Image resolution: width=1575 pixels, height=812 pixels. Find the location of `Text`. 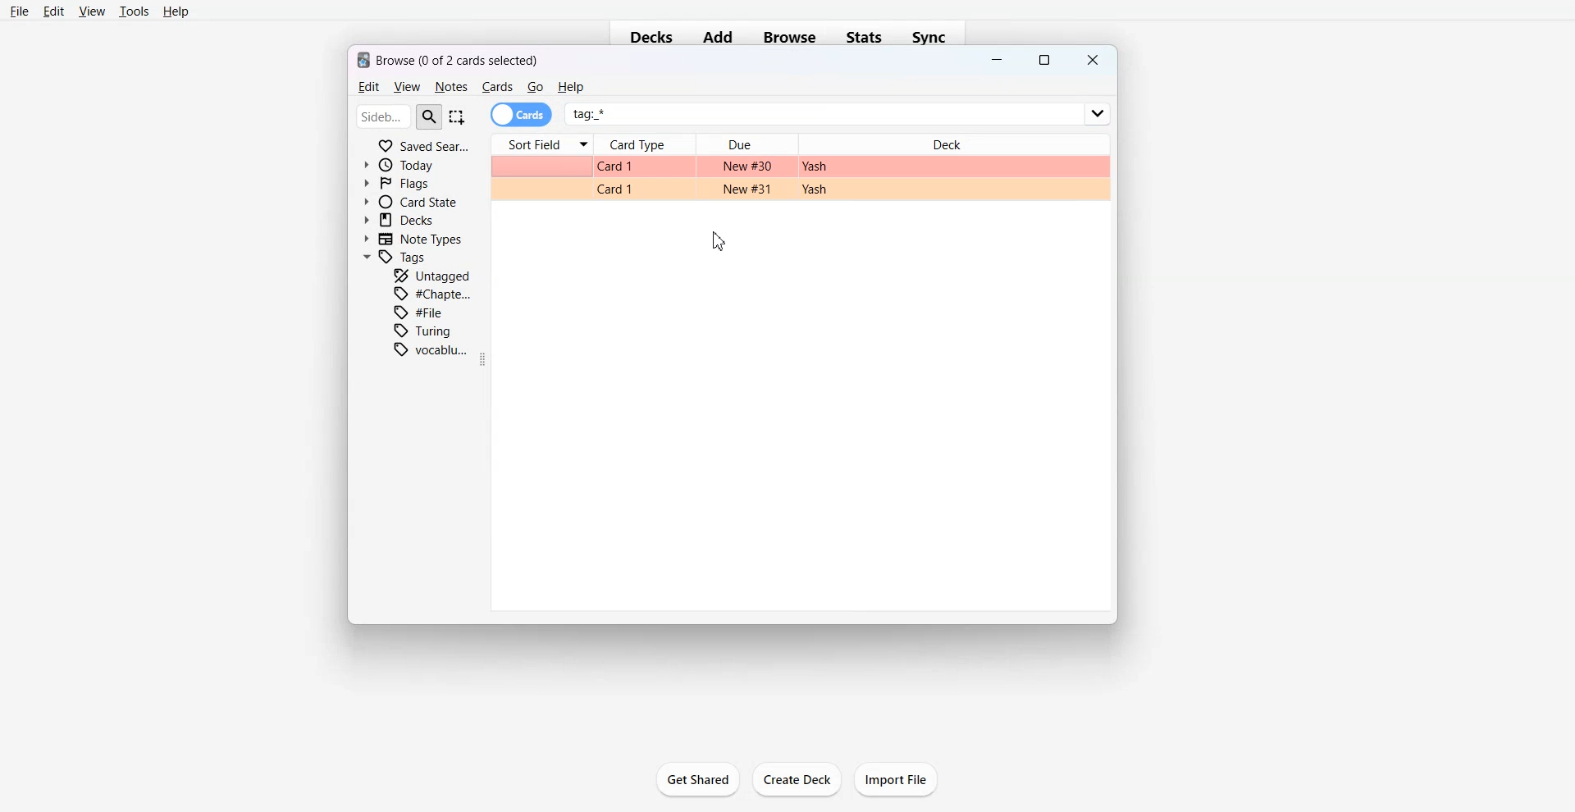

Text is located at coordinates (449, 58).